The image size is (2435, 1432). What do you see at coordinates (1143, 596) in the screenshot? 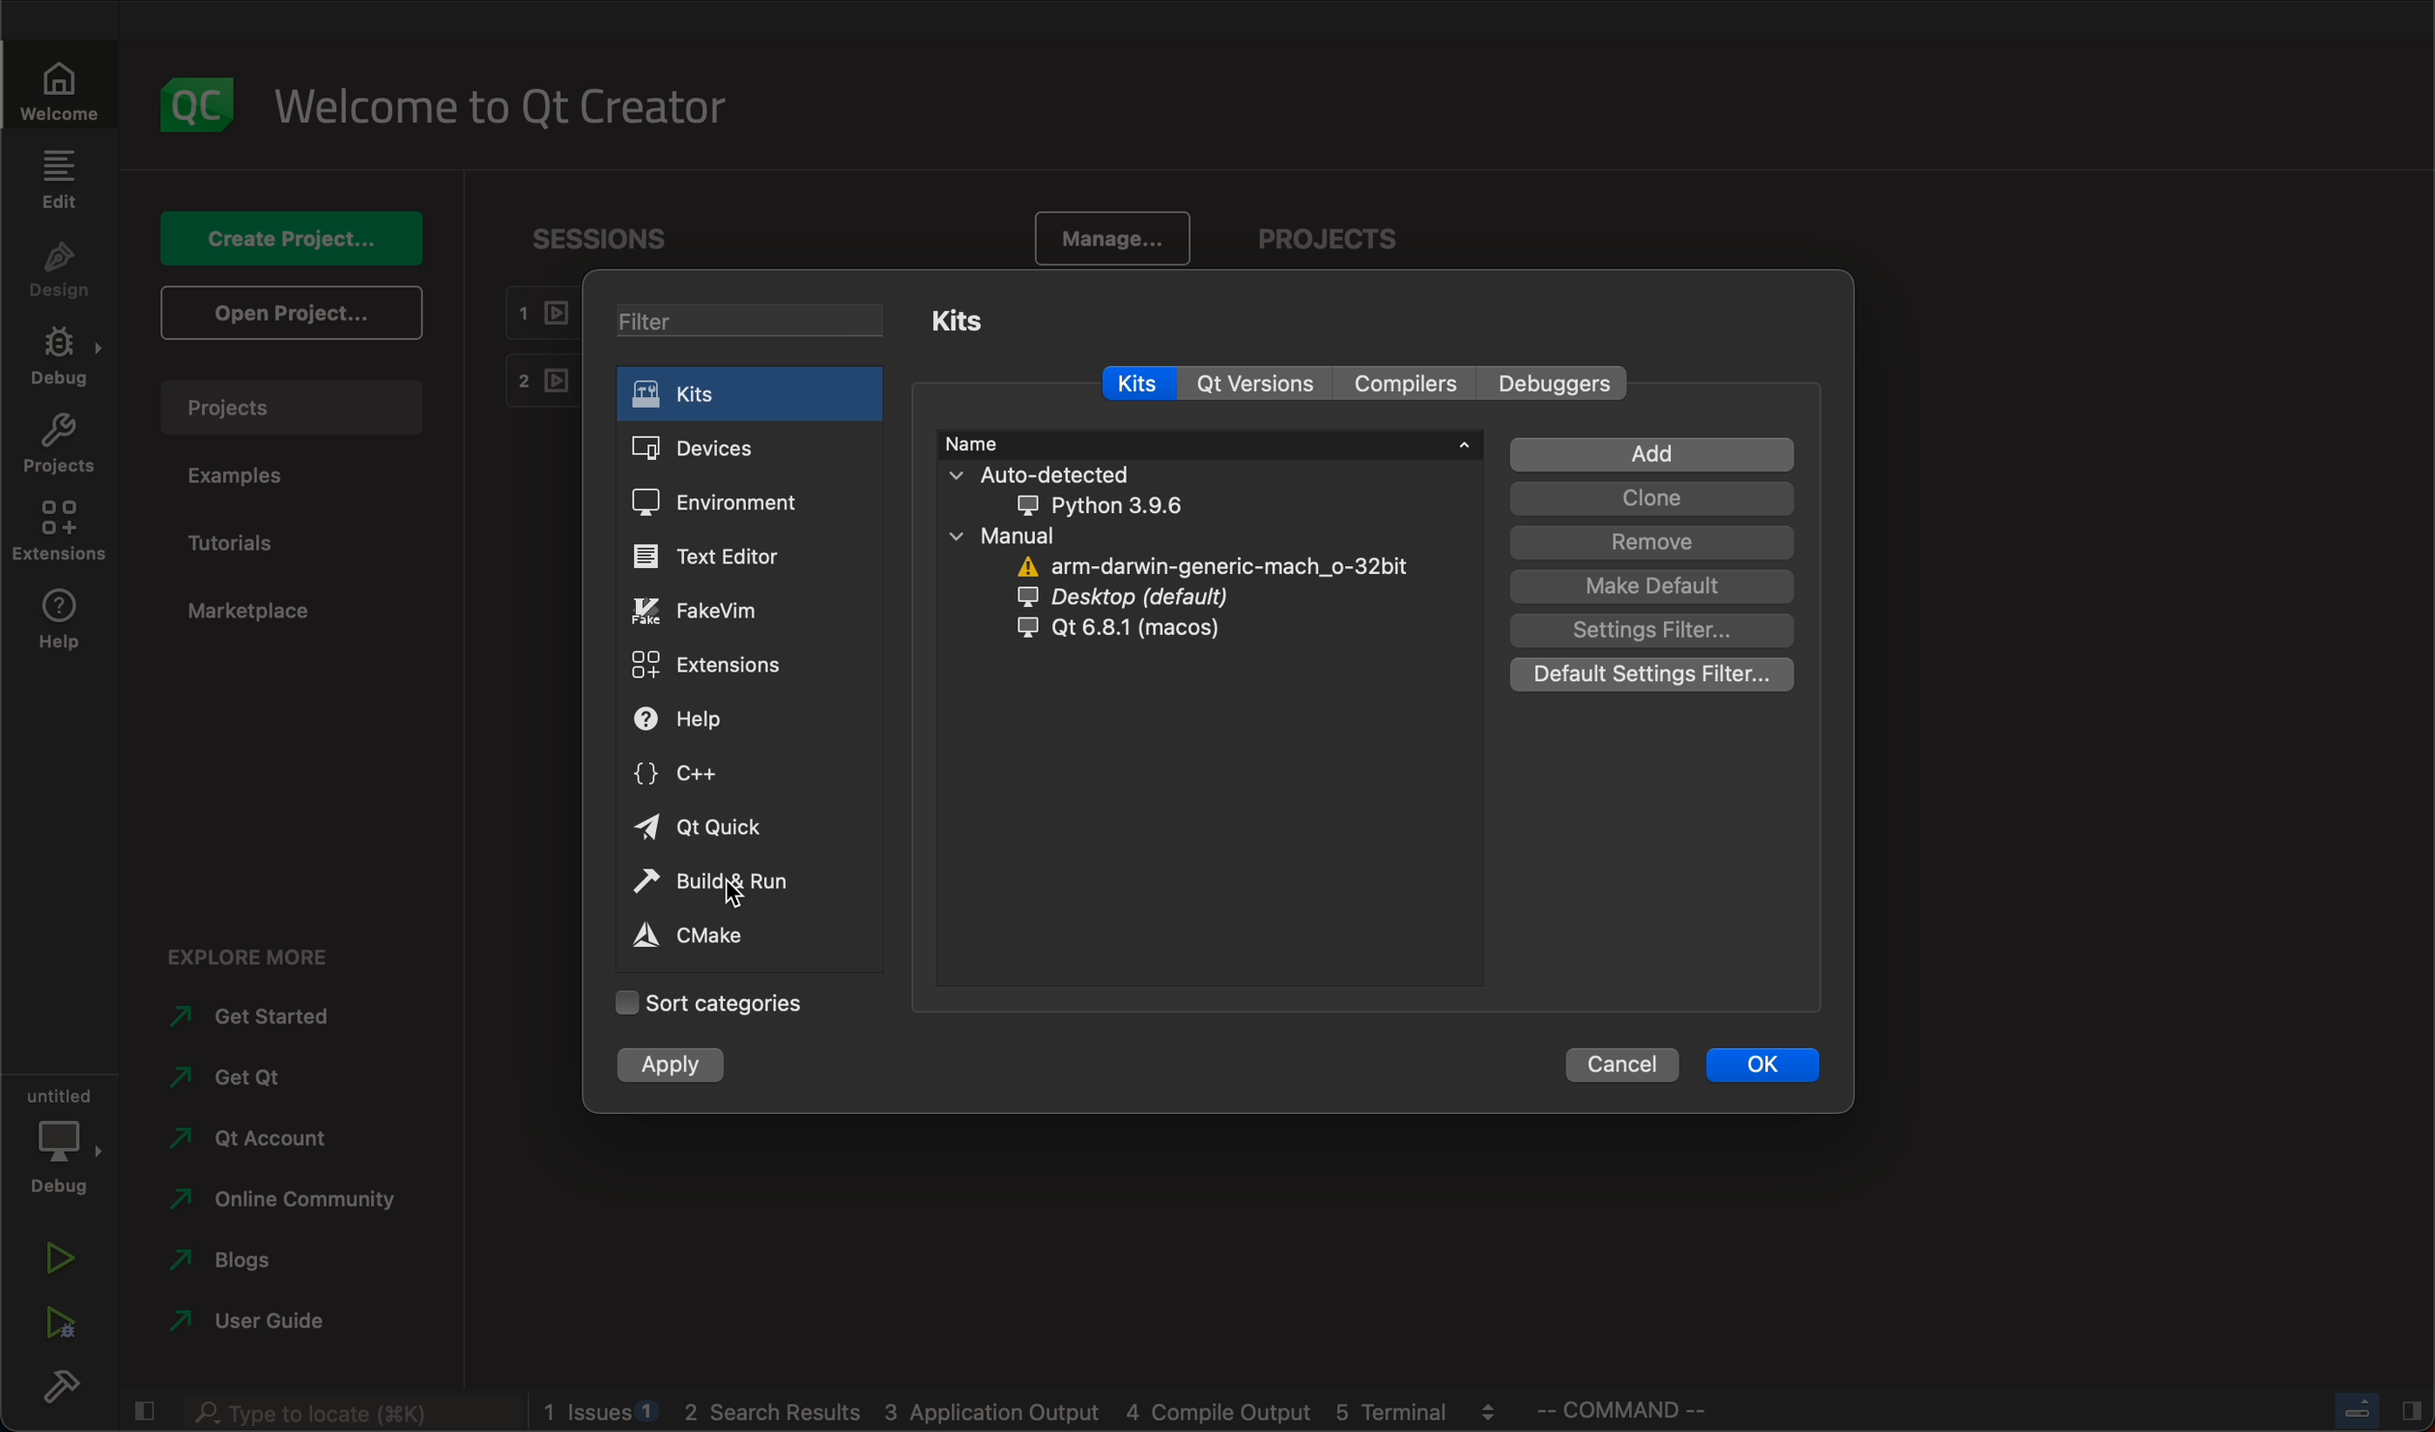
I see `desktop` at bounding box center [1143, 596].